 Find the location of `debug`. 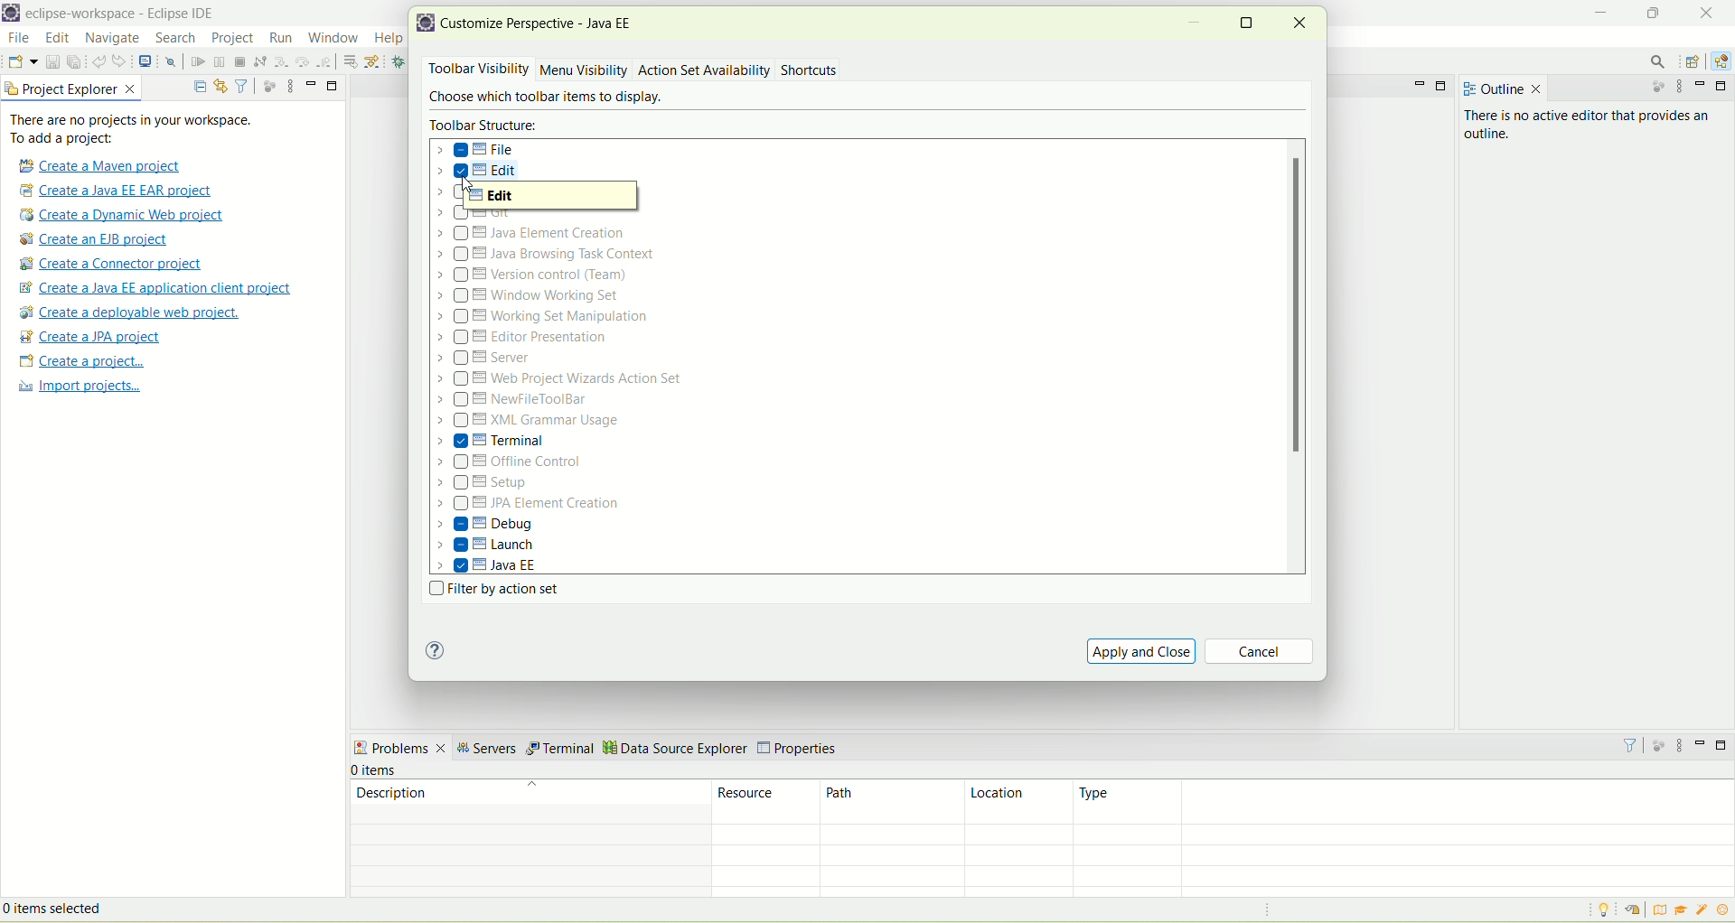

debug is located at coordinates (485, 524).